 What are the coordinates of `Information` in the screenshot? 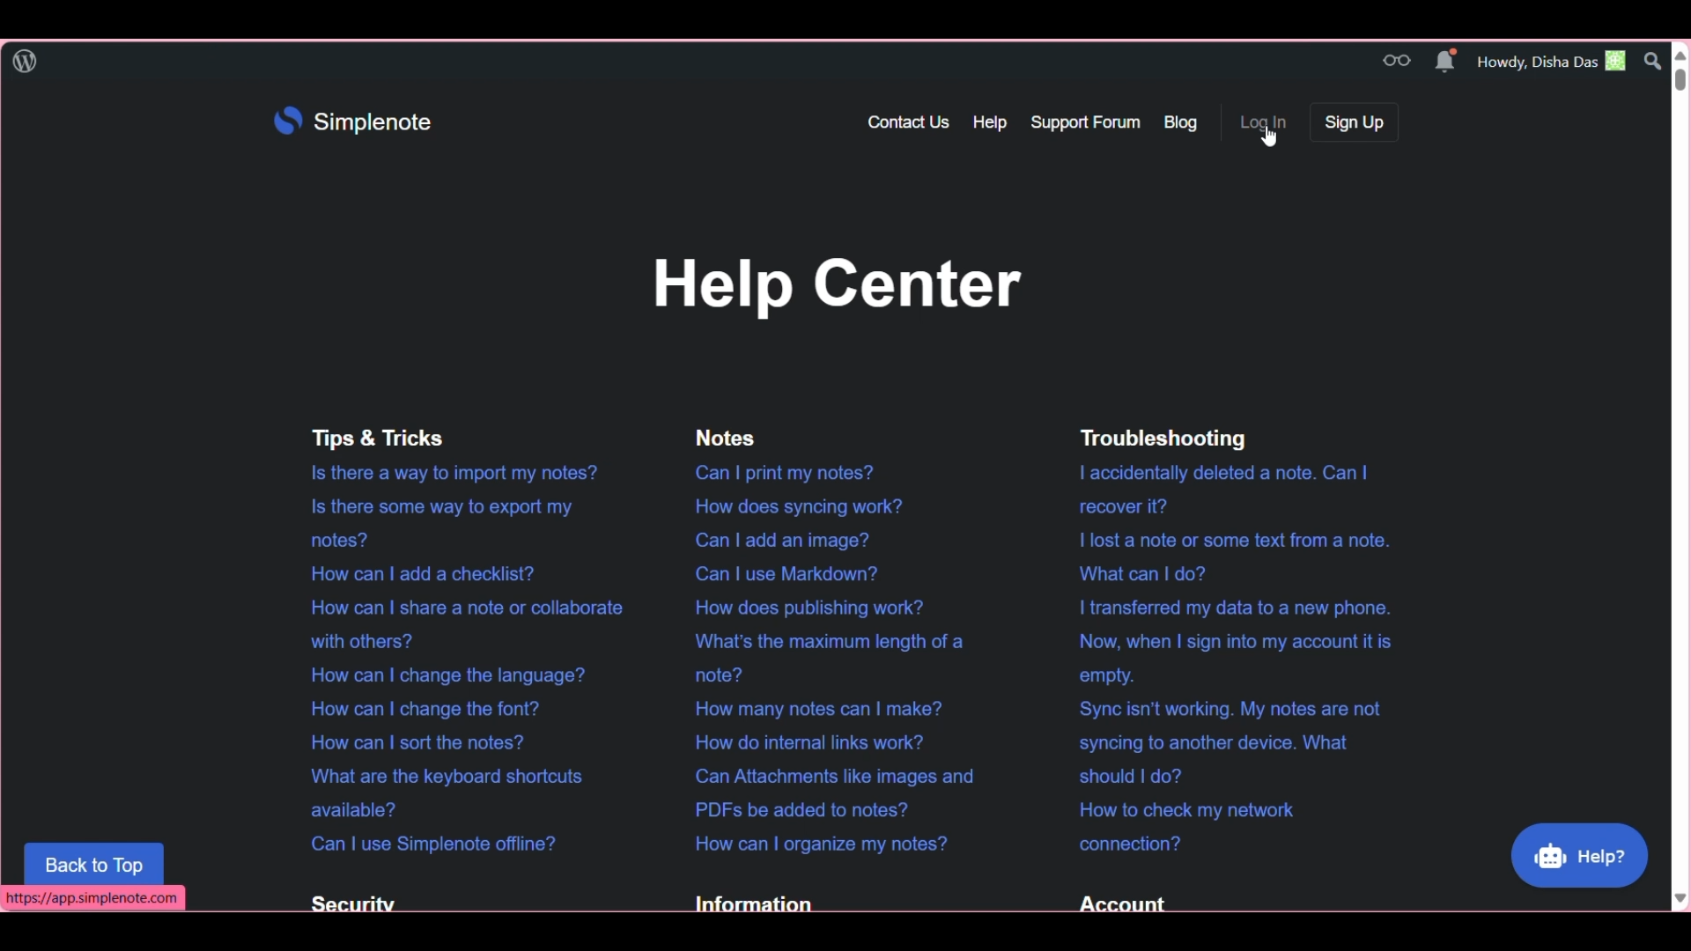 It's located at (749, 904).